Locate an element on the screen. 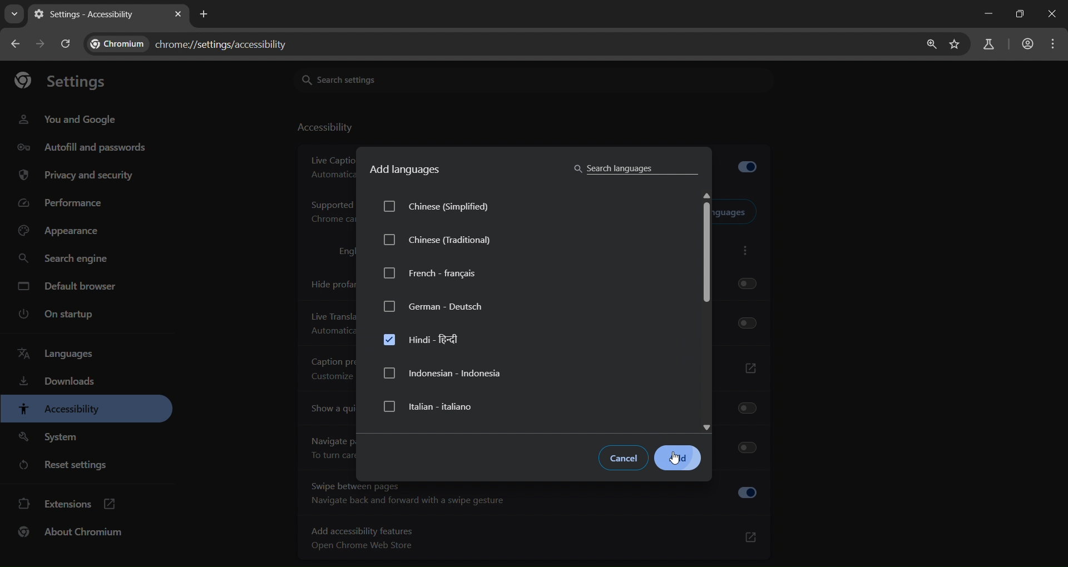  on startup is located at coordinates (54, 315).